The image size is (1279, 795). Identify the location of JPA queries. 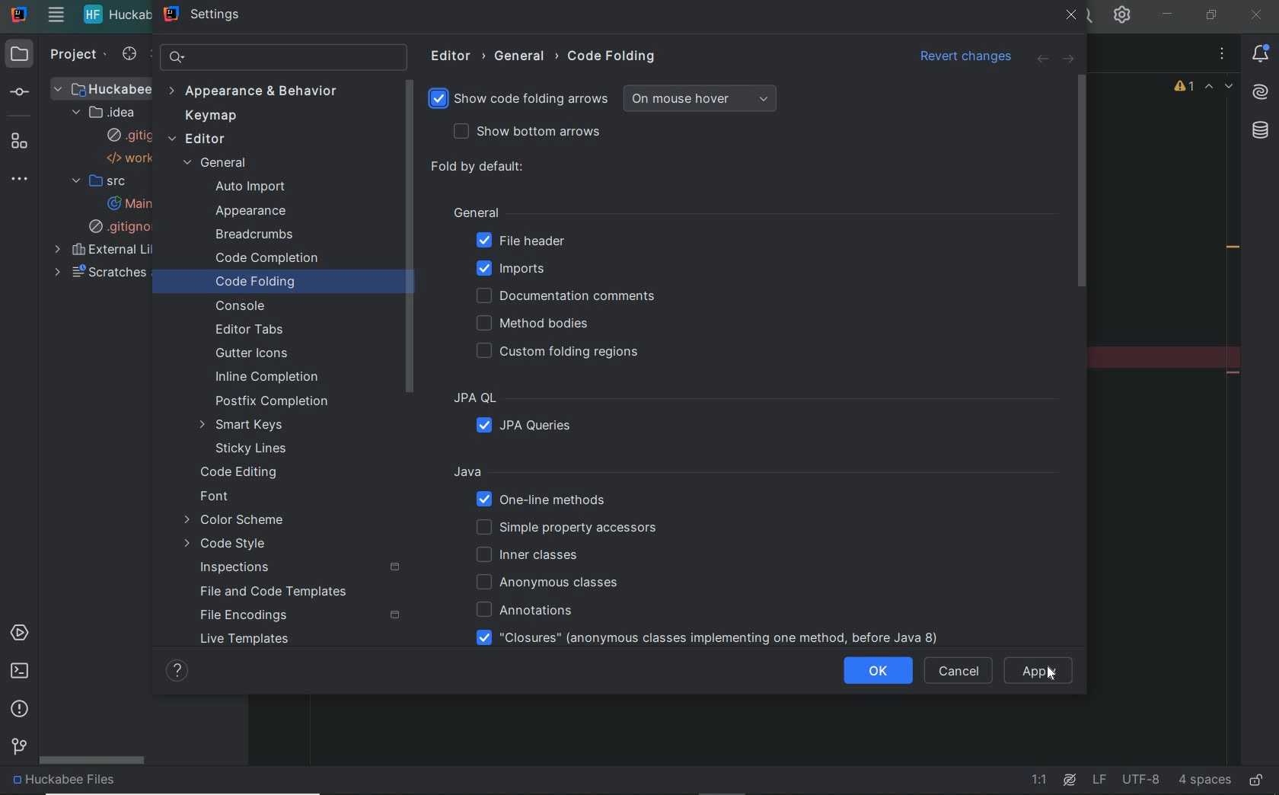
(532, 427).